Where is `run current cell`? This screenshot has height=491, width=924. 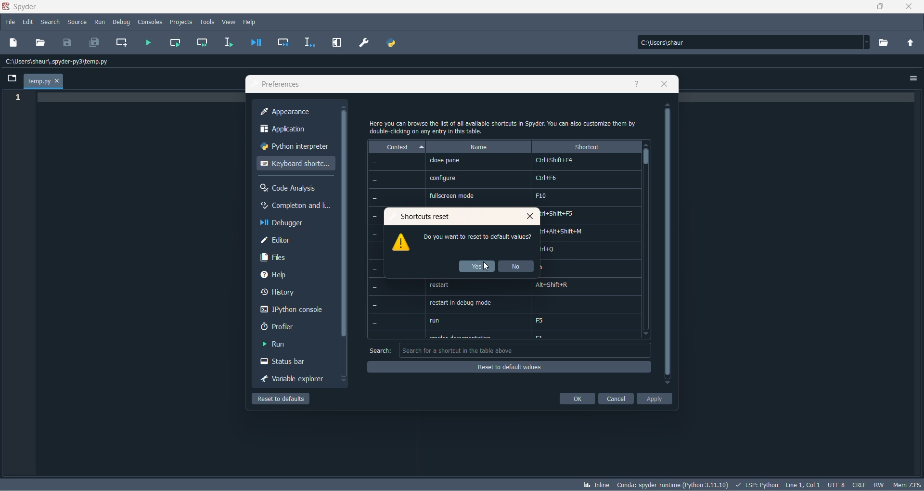 run current cell is located at coordinates (203, 42).